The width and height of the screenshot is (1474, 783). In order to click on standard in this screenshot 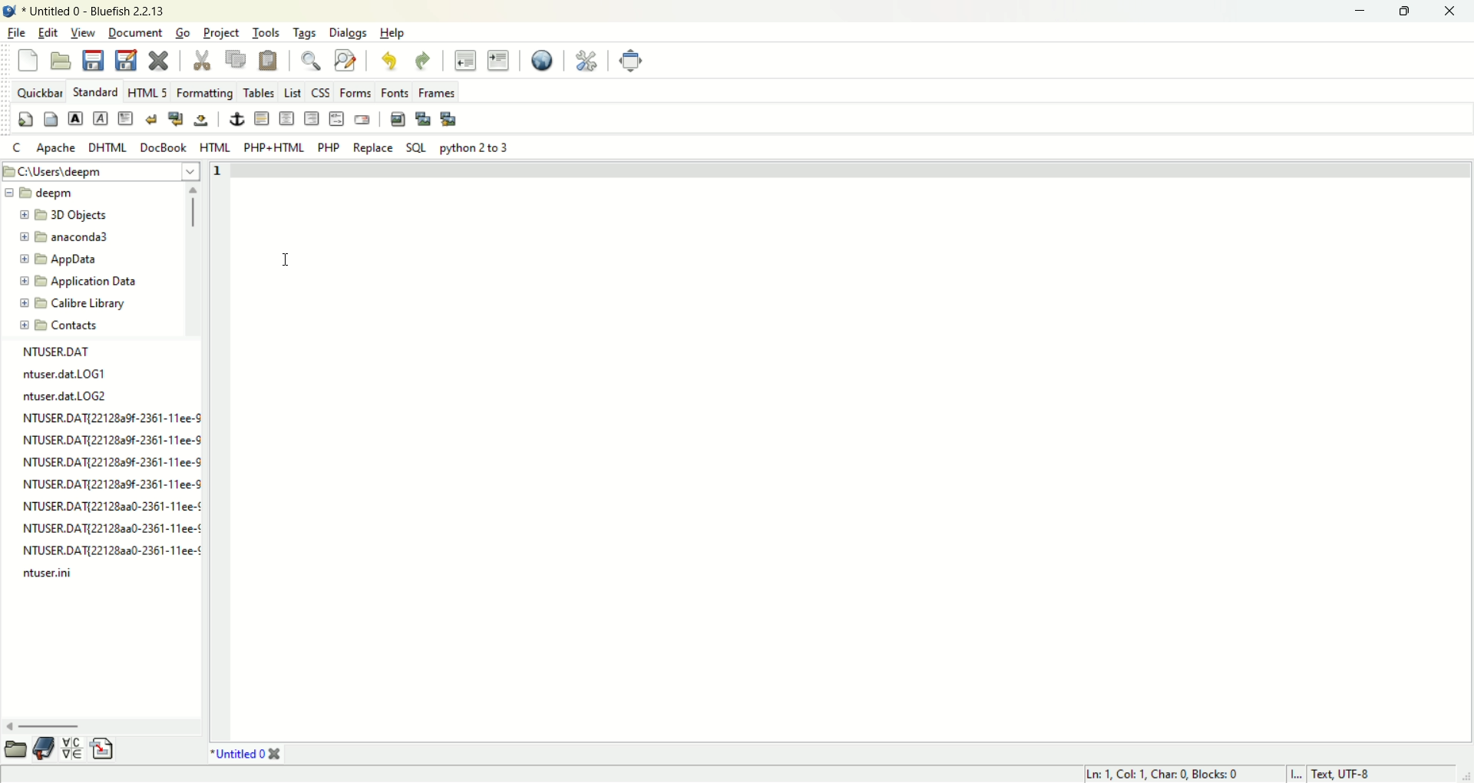, I will do `click(97, 91)`.